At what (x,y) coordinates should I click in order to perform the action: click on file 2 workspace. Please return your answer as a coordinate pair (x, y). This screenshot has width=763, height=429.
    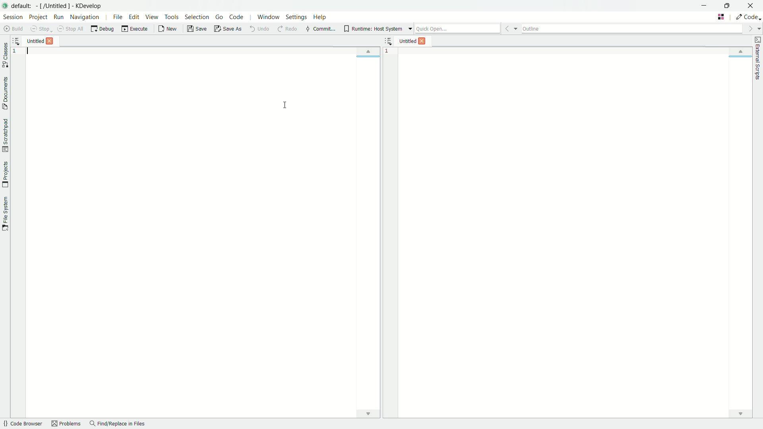
    Looking at the image, I should click on (564, 233).